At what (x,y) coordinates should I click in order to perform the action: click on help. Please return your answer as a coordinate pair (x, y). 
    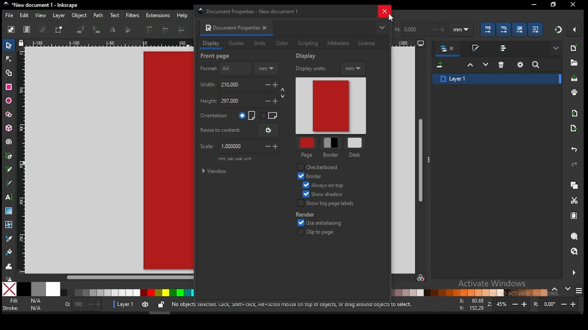
    Looking at the image, I should click on (184, 15).